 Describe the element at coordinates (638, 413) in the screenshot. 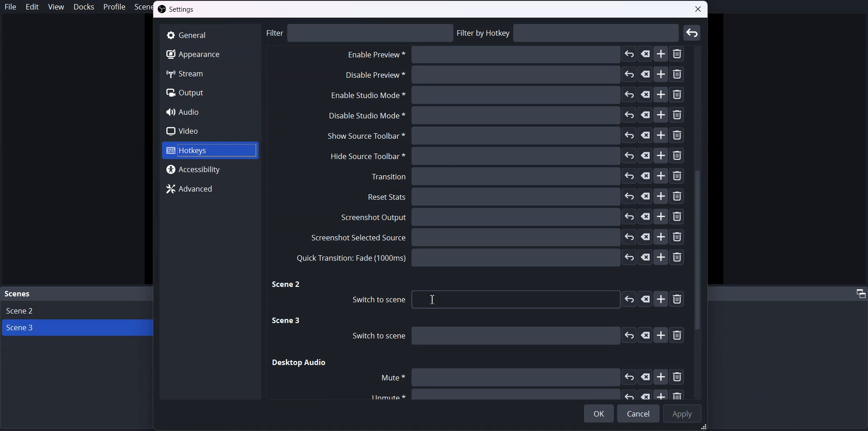

I see `Cancel` at that location.